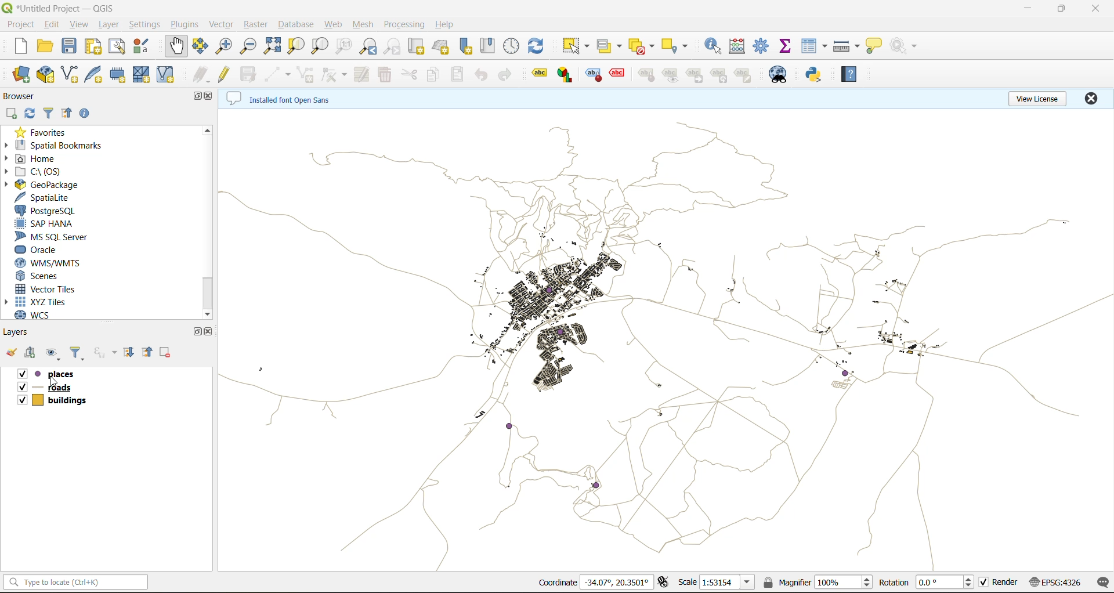  I want to click on c\:os, so click(49, 172).